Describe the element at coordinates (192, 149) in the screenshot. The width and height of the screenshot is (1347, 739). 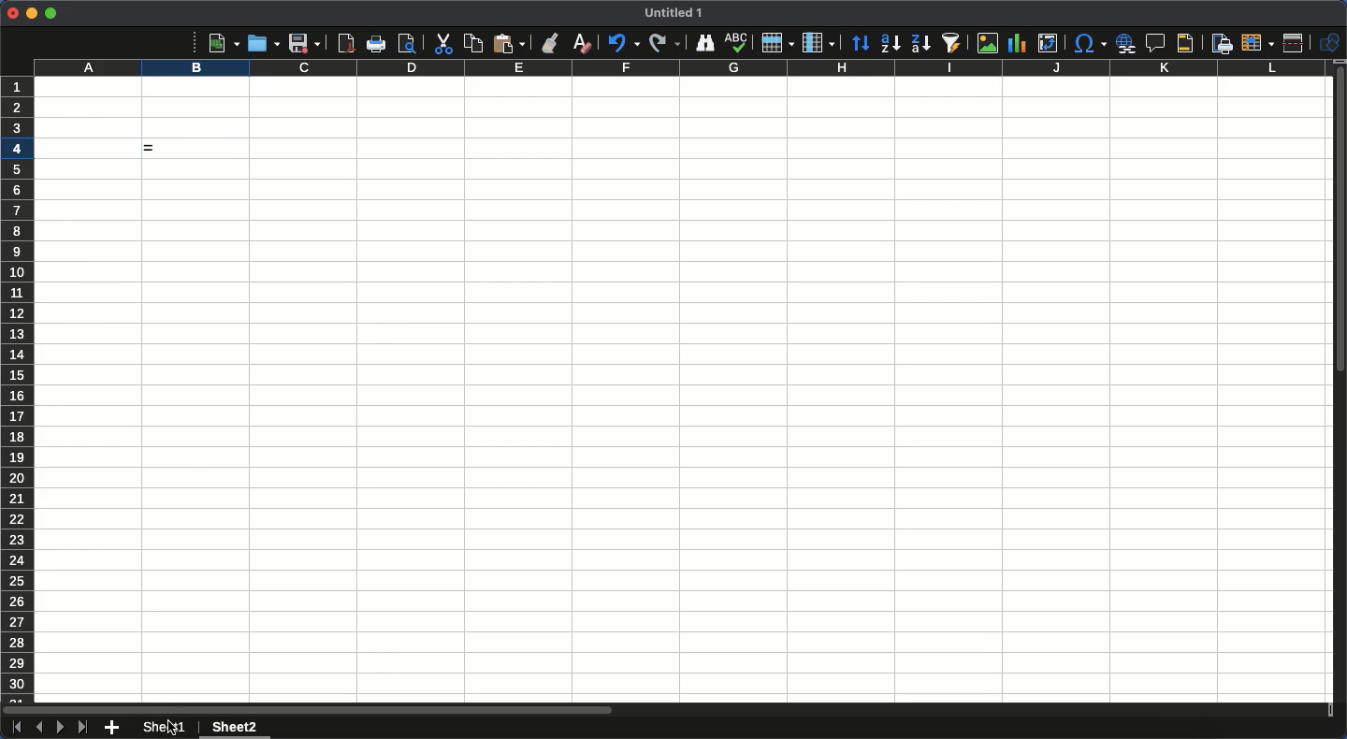
I see `=` at that location.